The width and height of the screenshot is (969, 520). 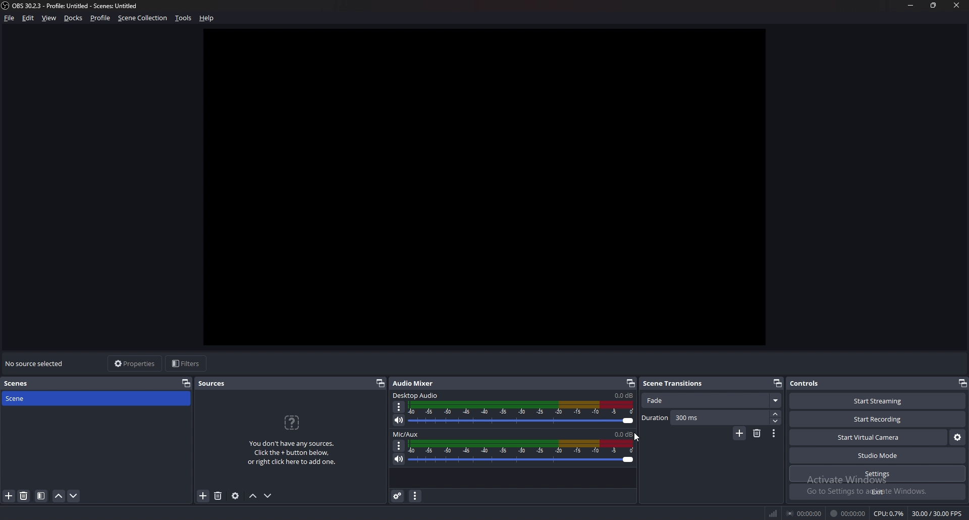 What do you see at coordinates (143, 18) in the screenshot?
I see `scene collection` at bounding box center [143, 18].